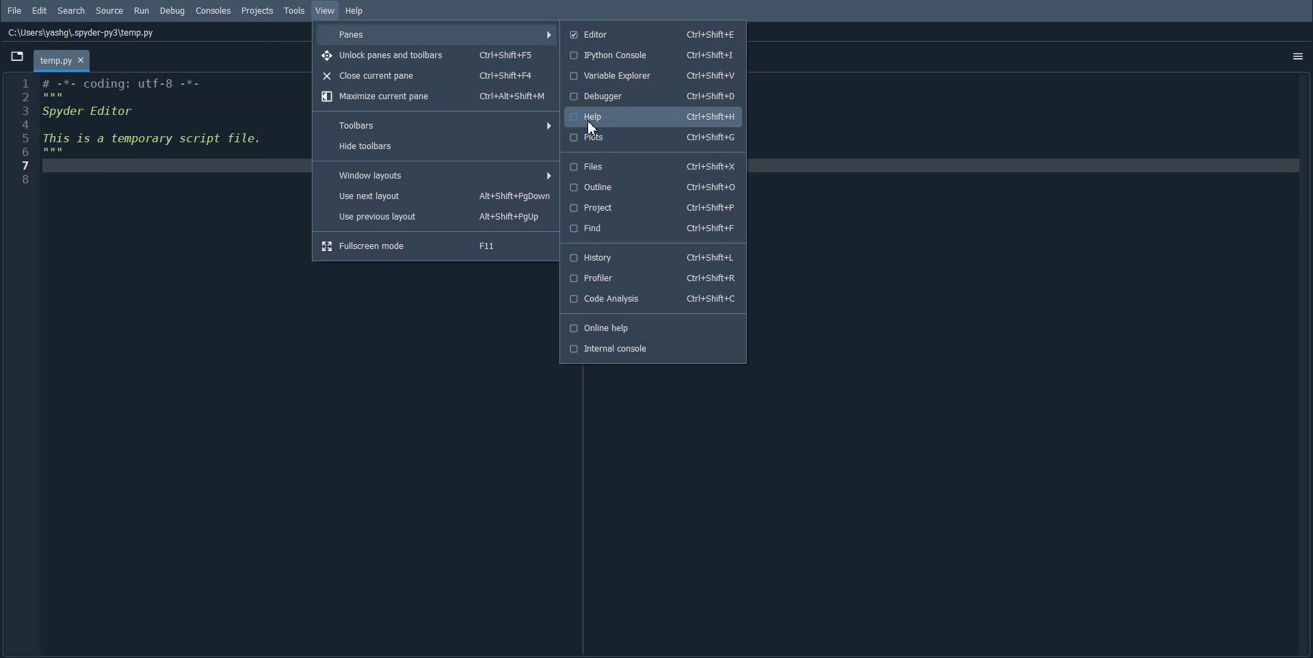 The image size is (1313, 658). I want to click on Hide toolbars, so click(437, 146).